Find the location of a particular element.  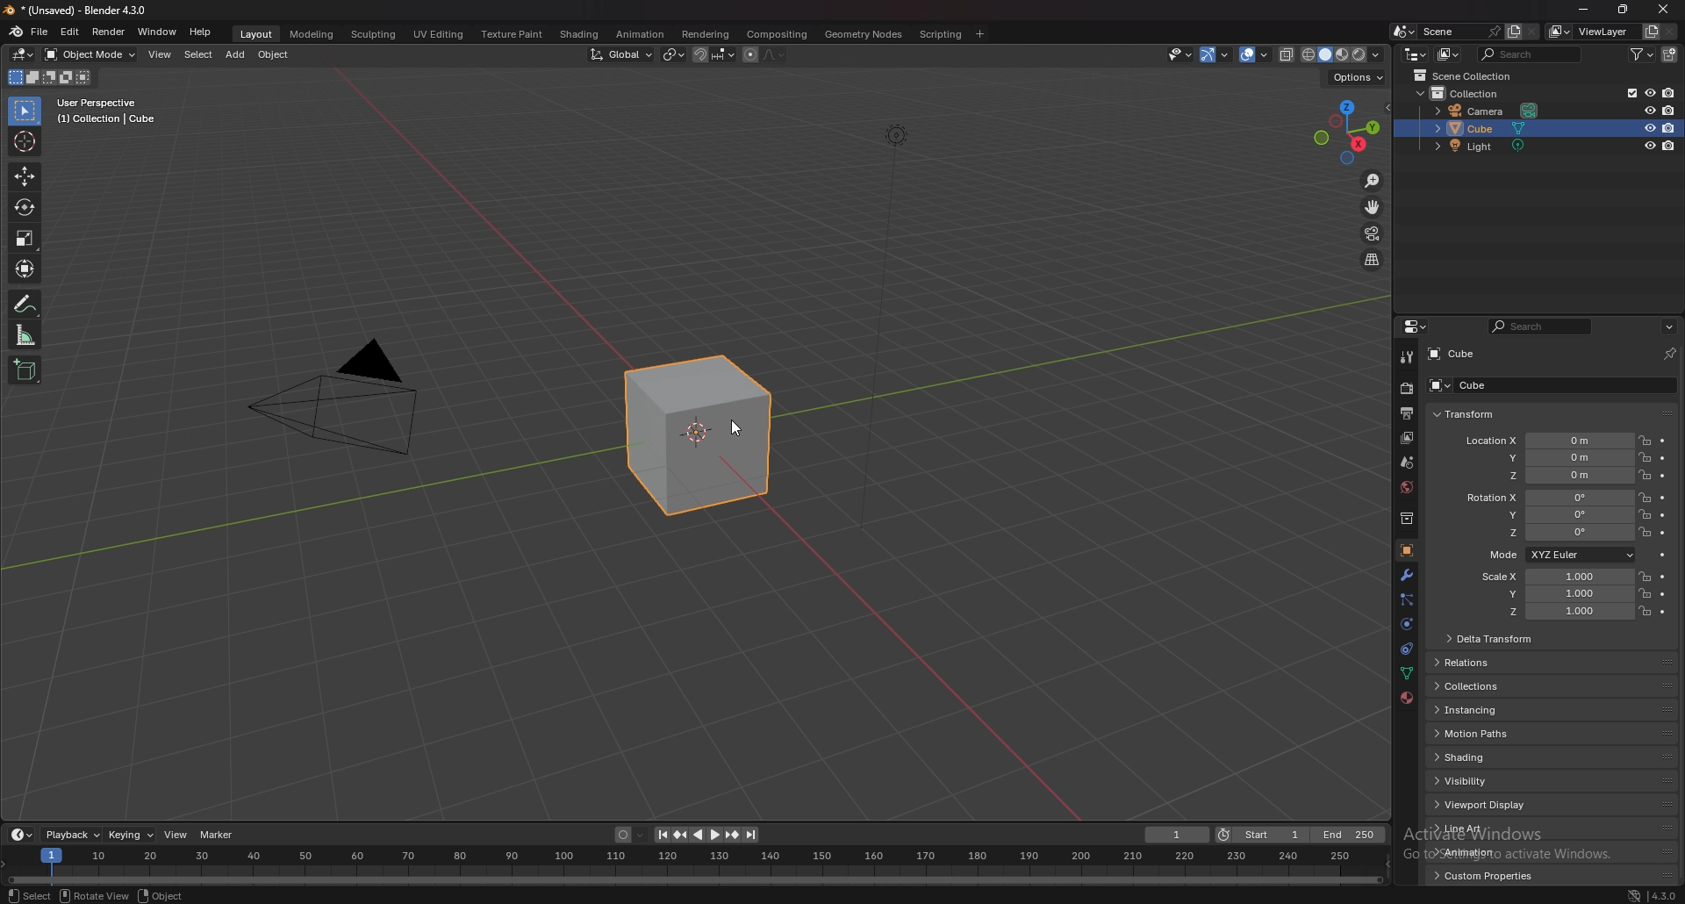

snapping is located at coordinates (714, 54).